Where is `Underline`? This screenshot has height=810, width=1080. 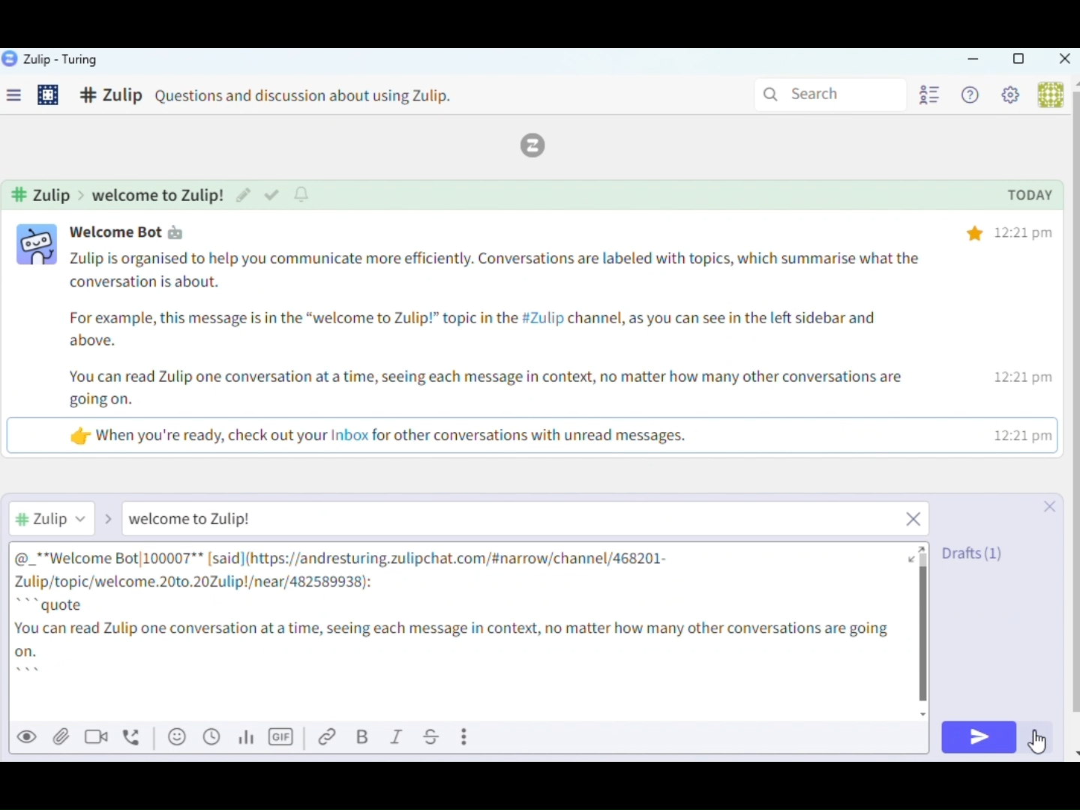 Underline is located at coordinates (433, 737).